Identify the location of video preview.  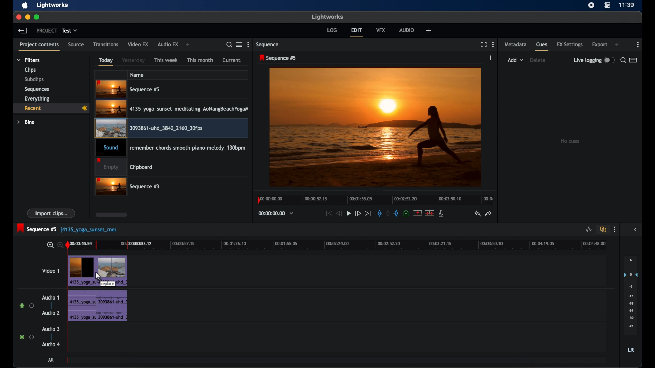
(376, 127).